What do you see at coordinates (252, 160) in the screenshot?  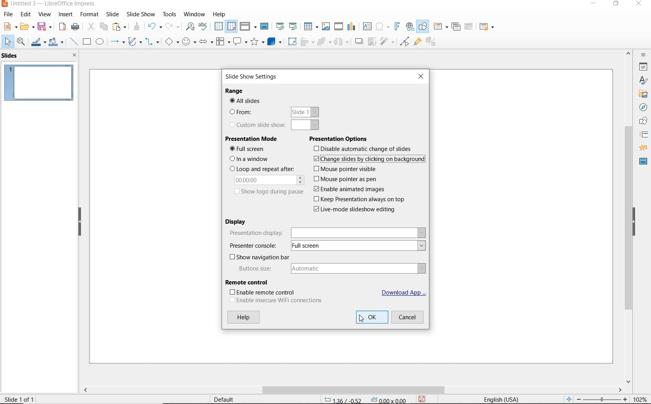 I see `IN A WINDOW` at bounding box center [252, 160].